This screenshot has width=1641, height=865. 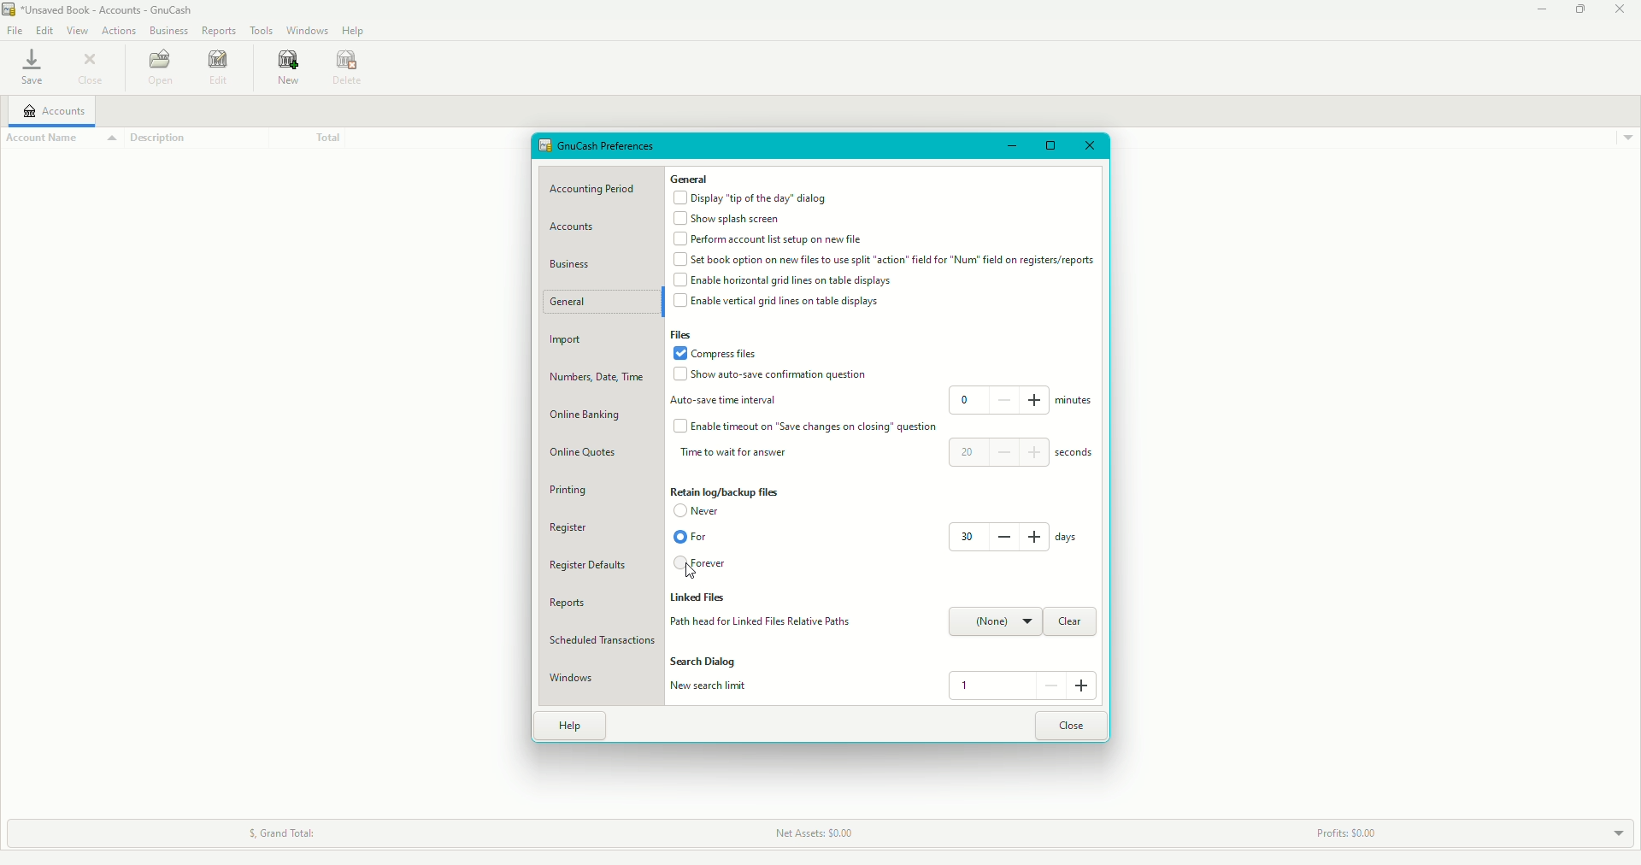 What do you see at coordinates (995, 622) in the screenshot?
I see `None` at bounding box center [995, 622].